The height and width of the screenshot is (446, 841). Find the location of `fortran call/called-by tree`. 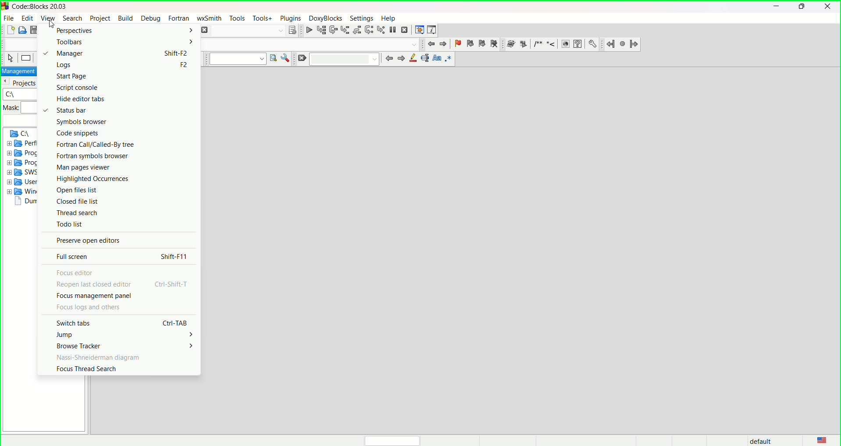

fortran call/called-by tree is located at coordinates (96, 144).